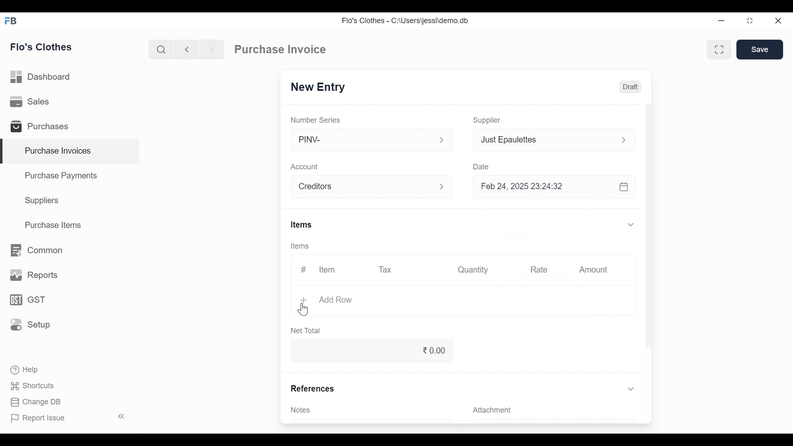  I want to click on Shortcuts, so click(33, 387).